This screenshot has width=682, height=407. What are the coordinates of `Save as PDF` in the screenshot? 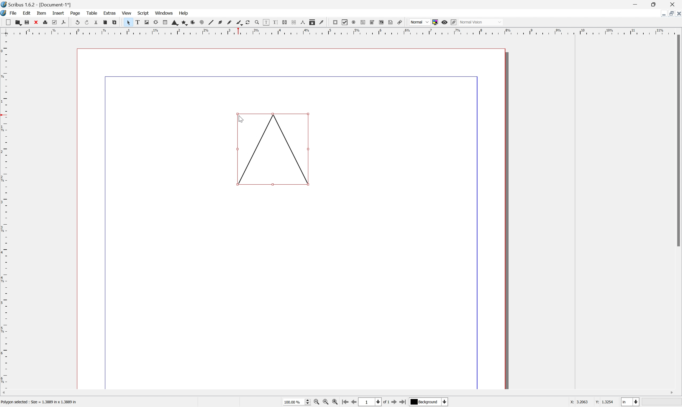 It's located at (64, 23).